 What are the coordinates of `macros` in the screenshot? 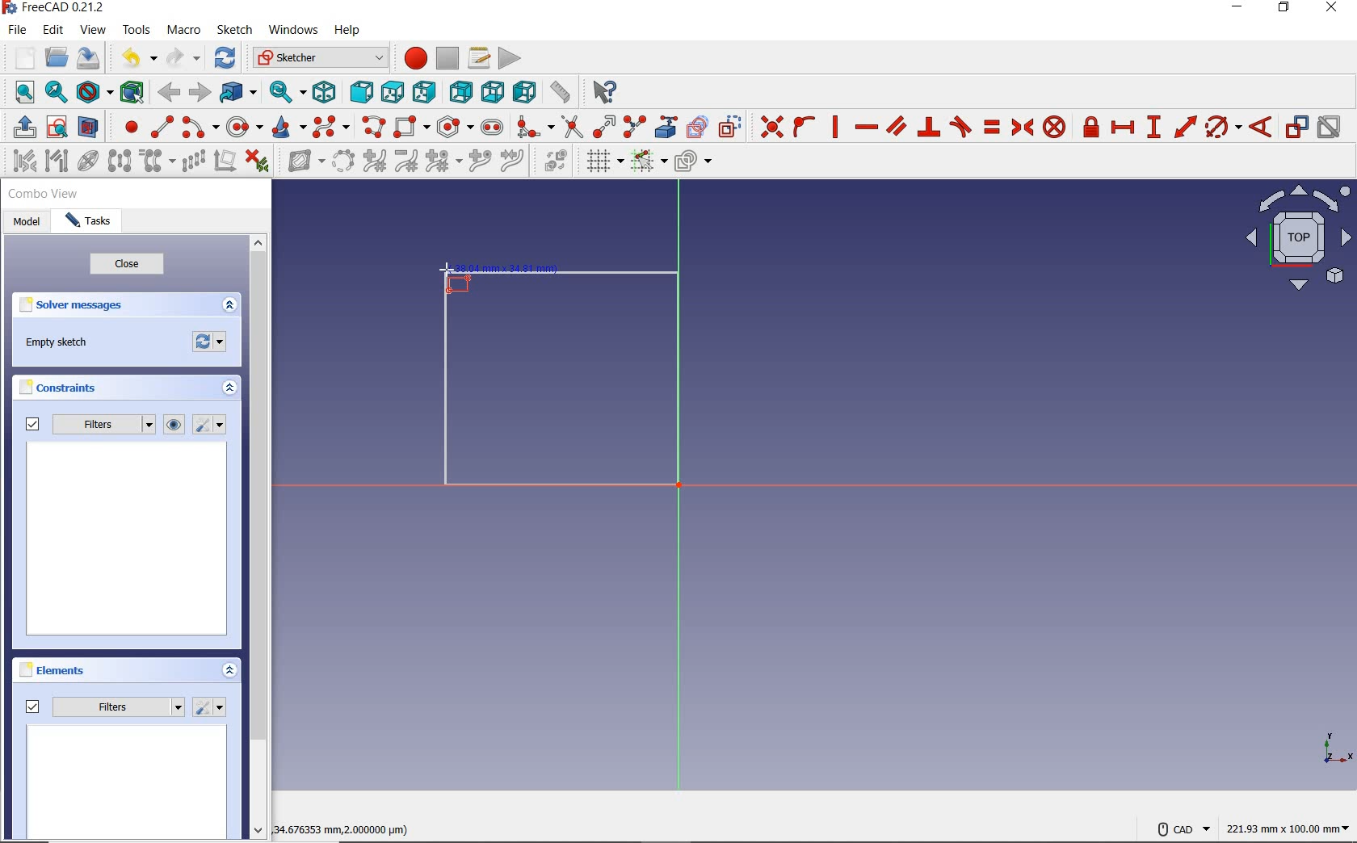 It's located at (478, 58).